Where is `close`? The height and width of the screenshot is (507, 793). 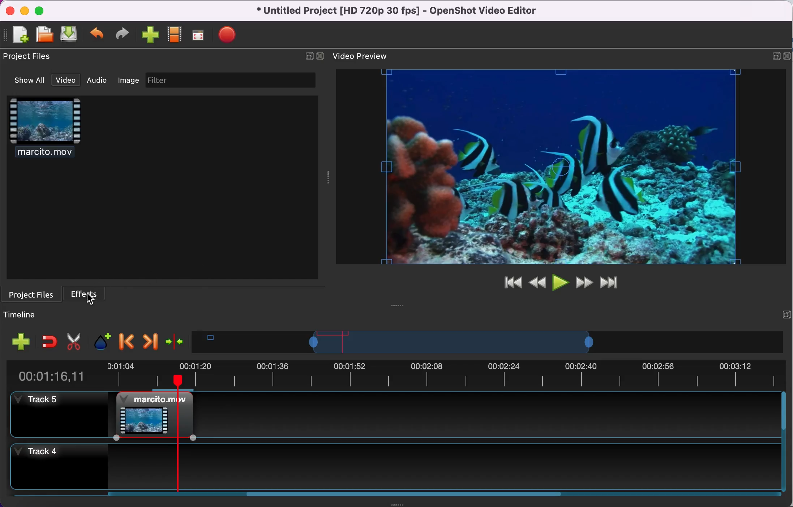 close is located at coordinates (788, 55).